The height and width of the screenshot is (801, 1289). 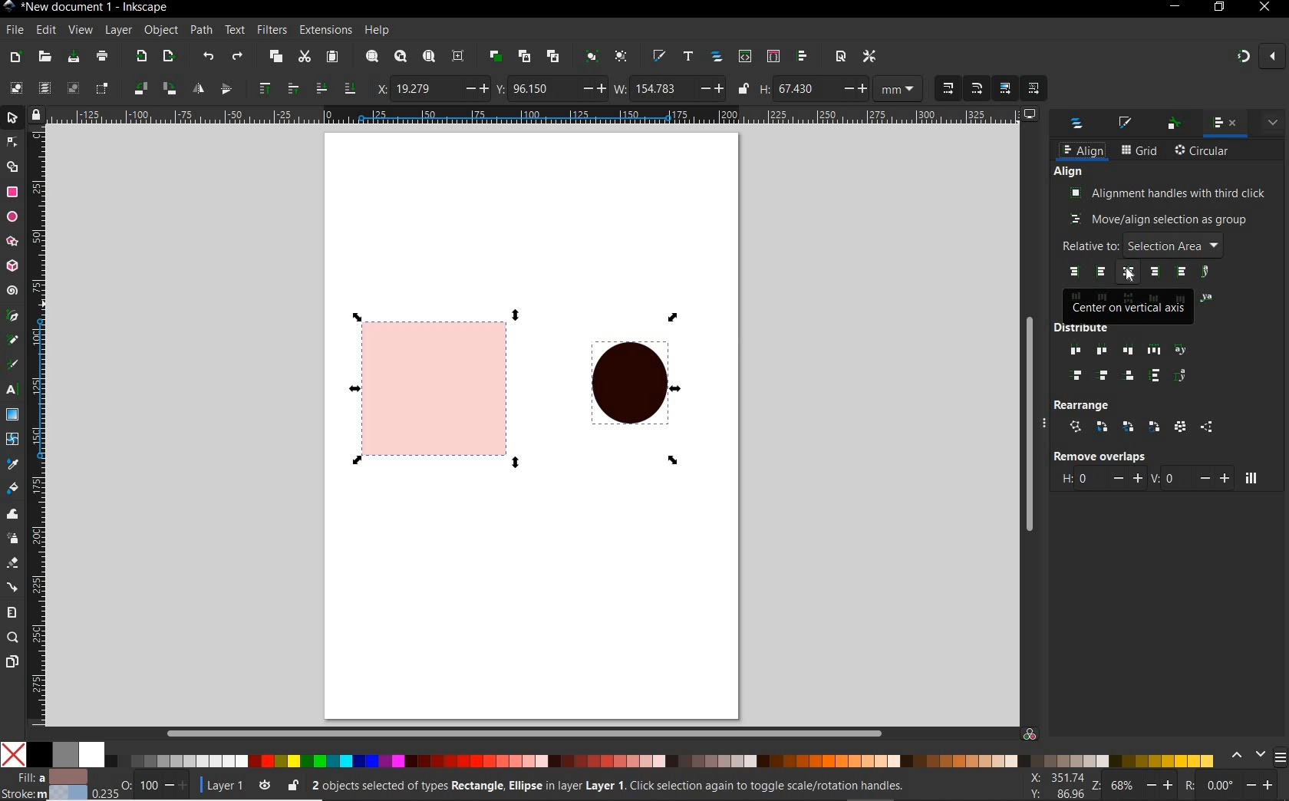 I want to click on zoom selection, so click(x=373, y=56).